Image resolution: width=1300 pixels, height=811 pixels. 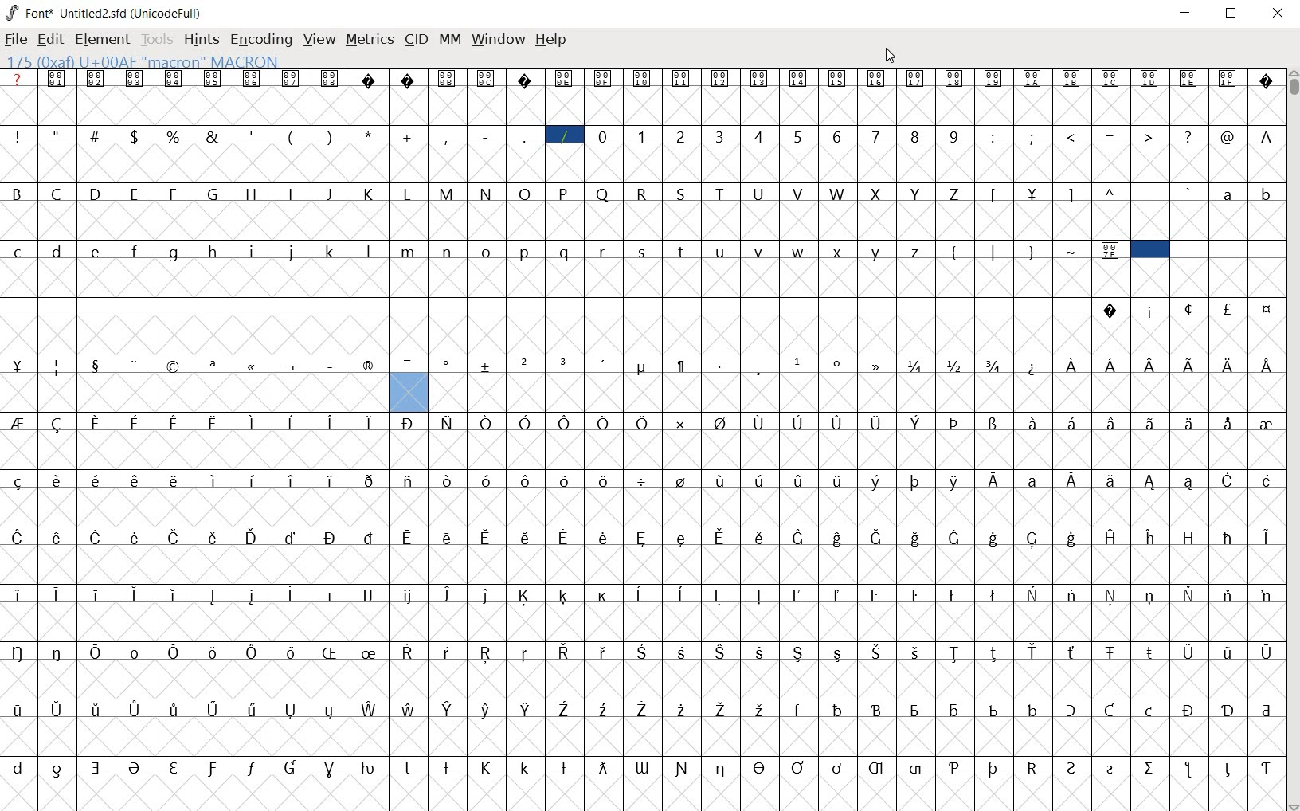 I want to click on Symbol, so click(x=328, y=79).